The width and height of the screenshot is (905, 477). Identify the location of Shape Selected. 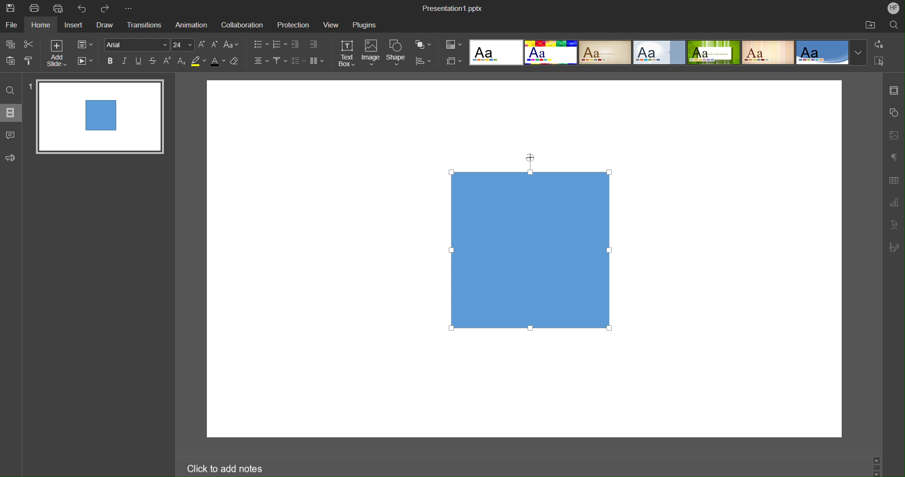
(532, 244).